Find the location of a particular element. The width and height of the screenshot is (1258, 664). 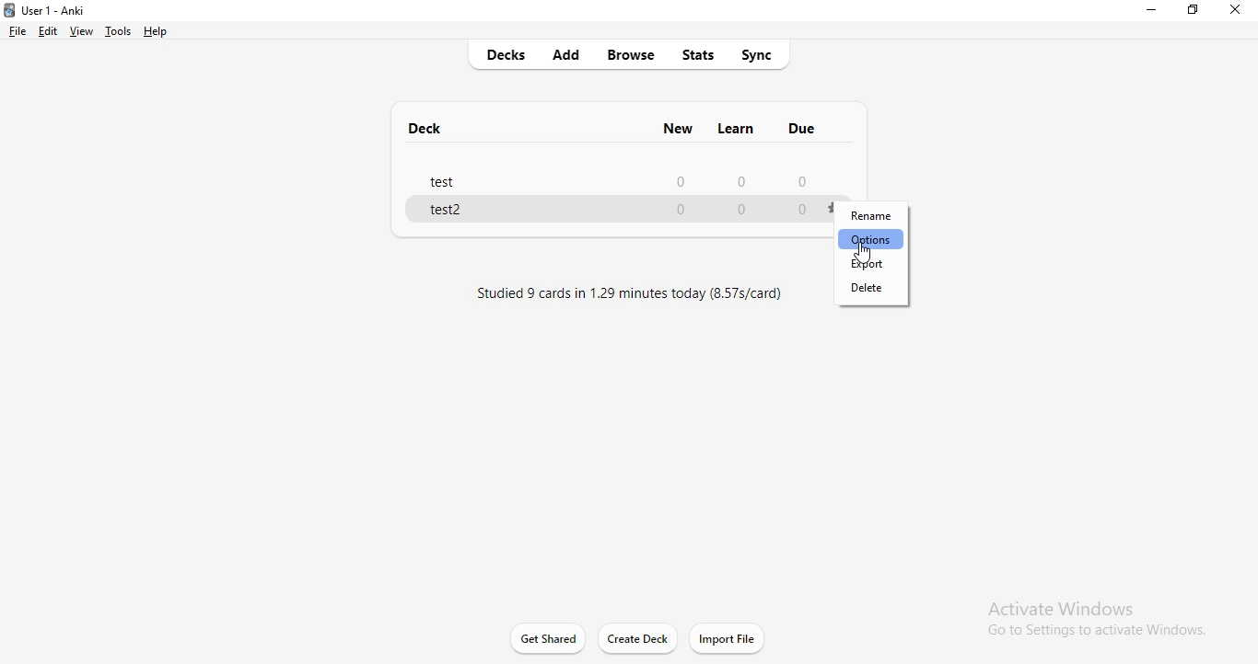

0 is located at coordinates (745, 211).